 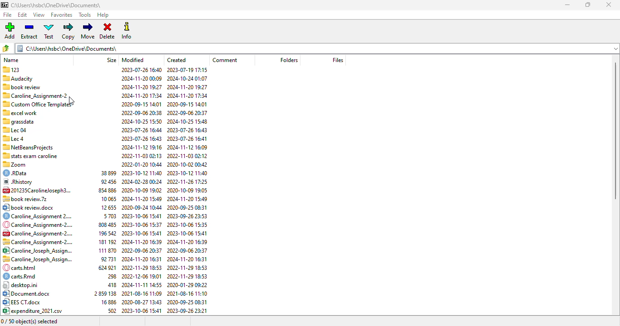 What do you see at coordinates (142, 216) in the screenshot?
I see `renin
2023-10-06 15:41` at bounding box center [142, 216].